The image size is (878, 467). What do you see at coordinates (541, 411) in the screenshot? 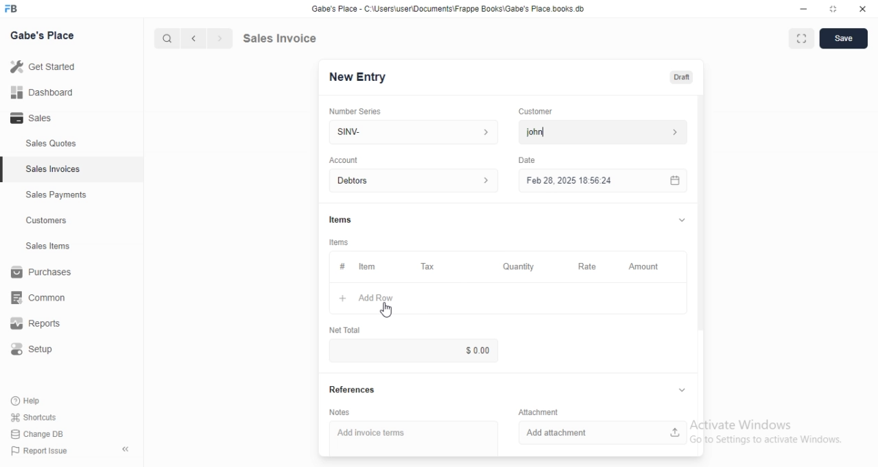
I see `` at bounding box center [541, 411].